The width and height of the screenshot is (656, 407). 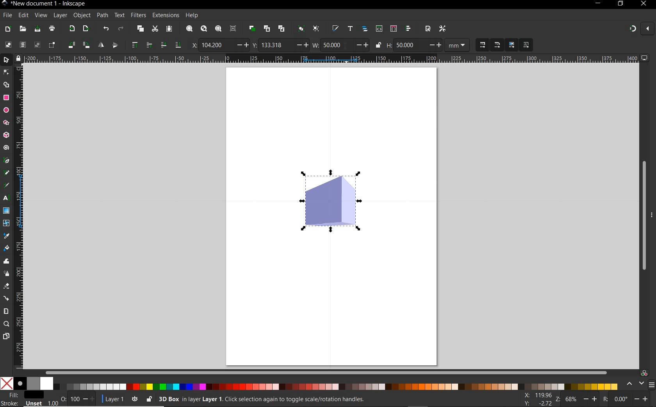 What do you see at coordinates (121, 28) in the screenshot?
I see `redo` at bounding box center [121, 28].